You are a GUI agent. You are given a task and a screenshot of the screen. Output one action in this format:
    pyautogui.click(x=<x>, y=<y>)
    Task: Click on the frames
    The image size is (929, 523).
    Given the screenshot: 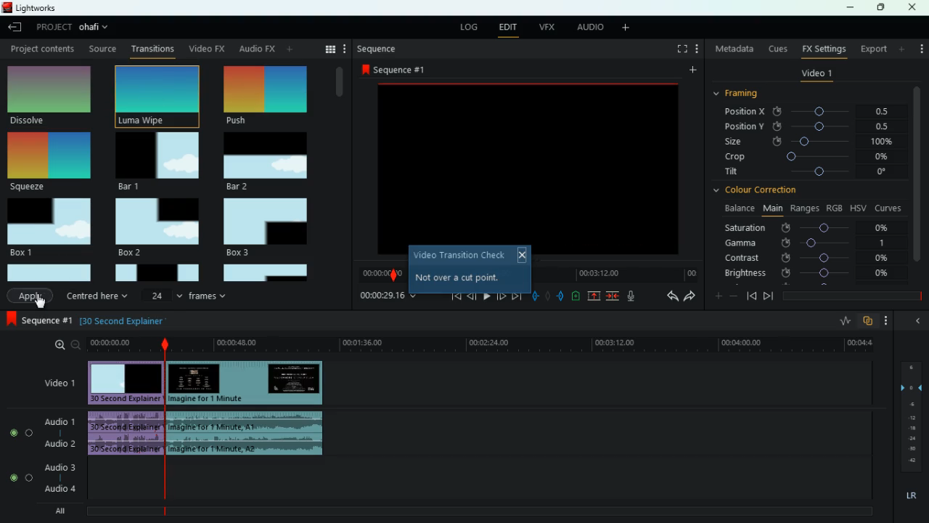 What is the action you would take?
    pyautogui.click(x=210, y=295)
    